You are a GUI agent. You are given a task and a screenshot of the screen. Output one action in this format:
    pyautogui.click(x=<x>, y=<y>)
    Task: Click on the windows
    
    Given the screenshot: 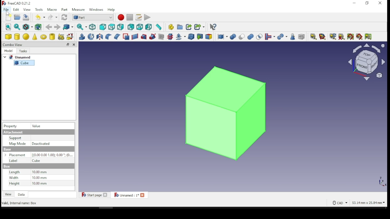 What is the action you would take?
    pyautogui.click(x=97, y=10)
    